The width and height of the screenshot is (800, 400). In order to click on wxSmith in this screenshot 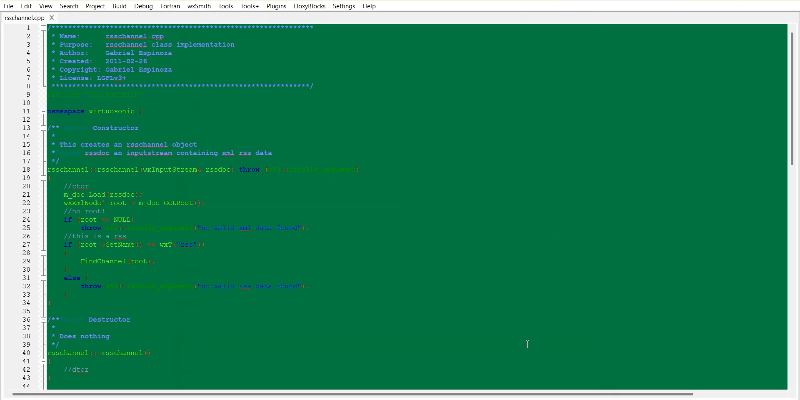, I will do `click(199, 6)`.